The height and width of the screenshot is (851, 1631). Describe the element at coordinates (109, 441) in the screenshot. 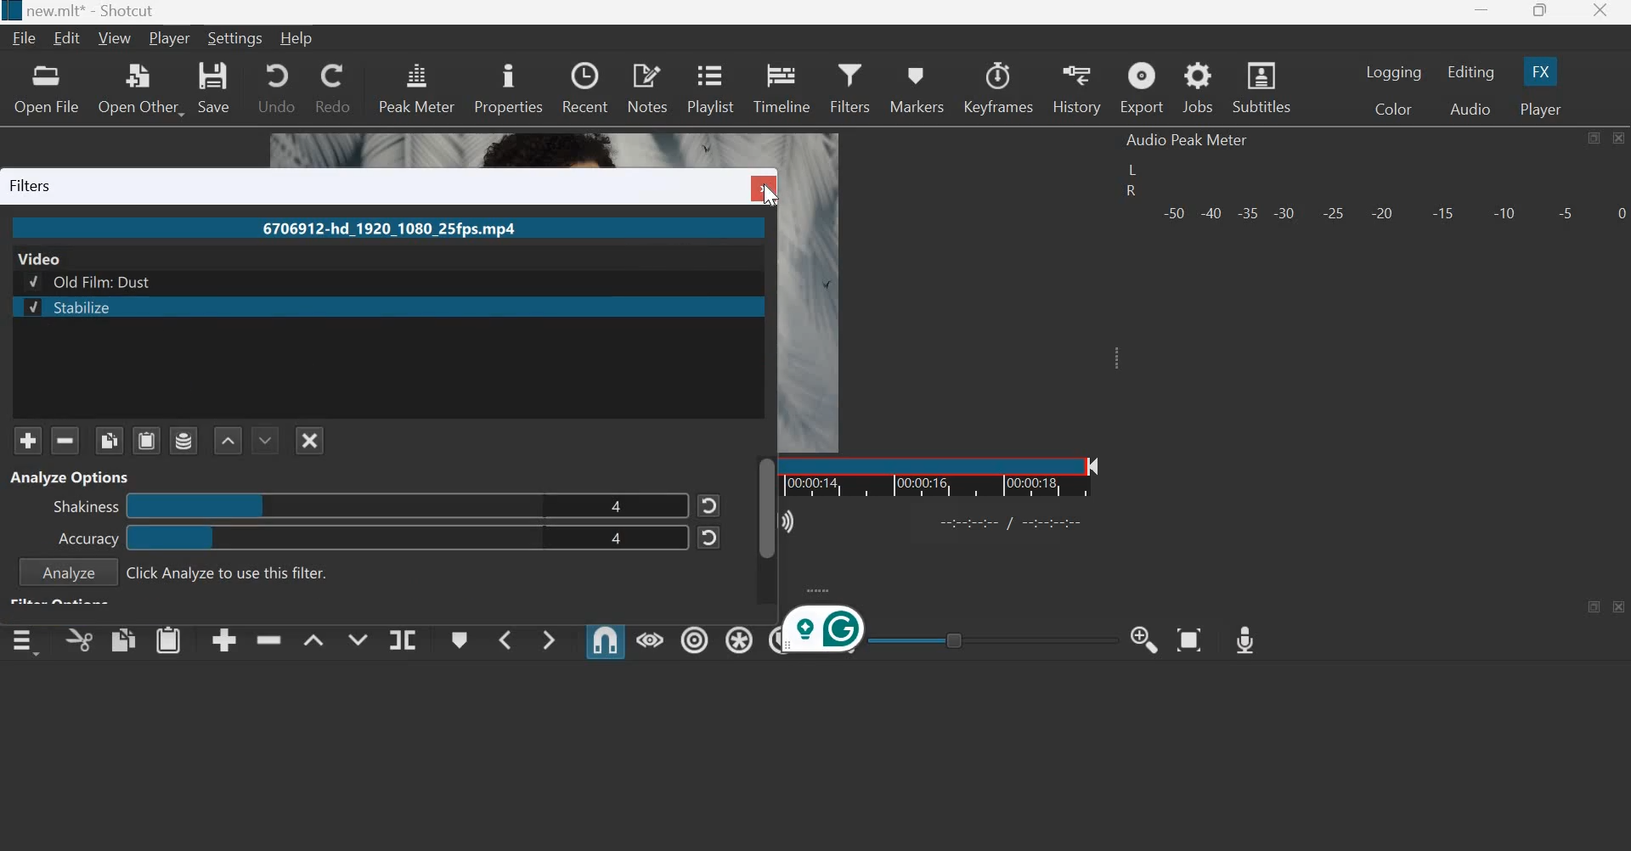

I see `copy checked filters` at that location.